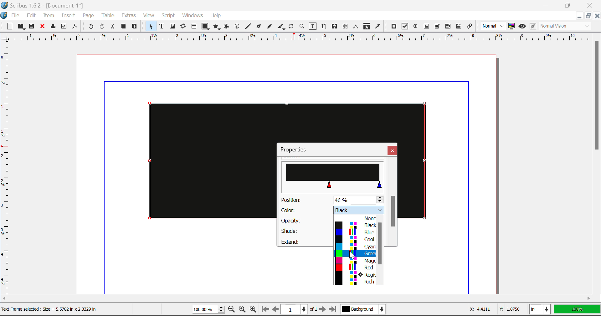 The image size is (601, 316). Describe the element at coordinates (334, 175) in the screenshot. I see `Gradient Slider` at that location.